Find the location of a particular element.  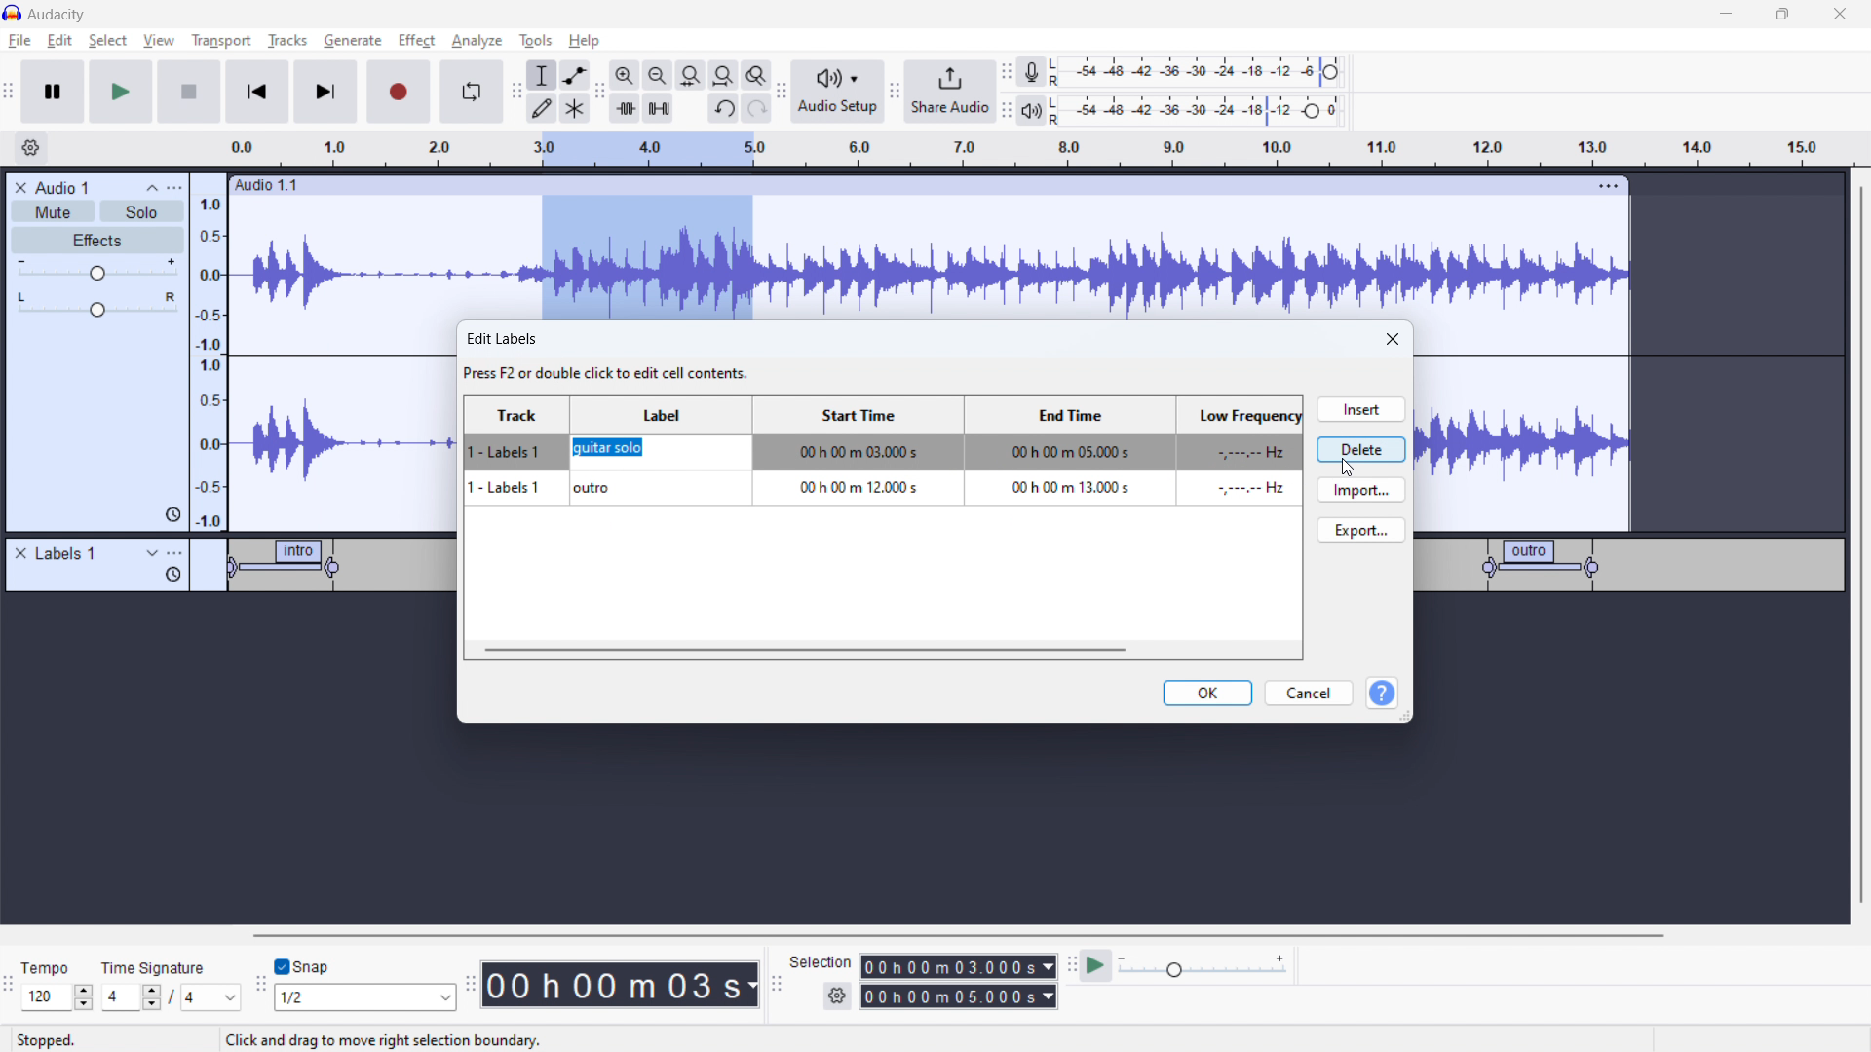

time toolbar is located at coordinates (470, 987).